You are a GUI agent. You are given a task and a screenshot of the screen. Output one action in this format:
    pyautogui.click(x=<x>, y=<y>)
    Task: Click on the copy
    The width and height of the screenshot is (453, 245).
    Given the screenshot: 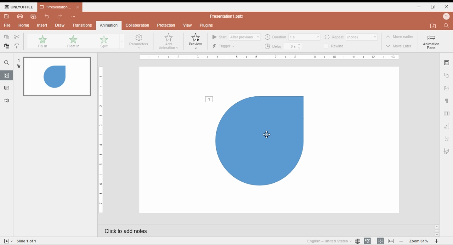 What is the action you would take?
    pyautogui.click(x=7, y=37)
    